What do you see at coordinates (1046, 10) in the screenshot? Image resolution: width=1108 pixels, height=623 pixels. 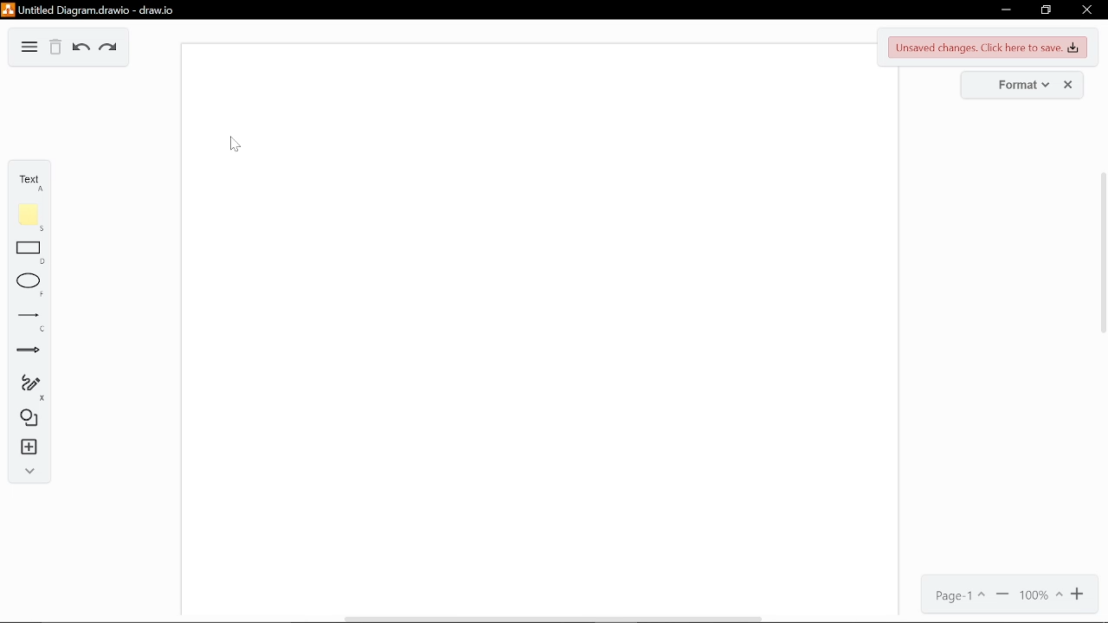 I see `restore down` at bounding box center [1046, 10].